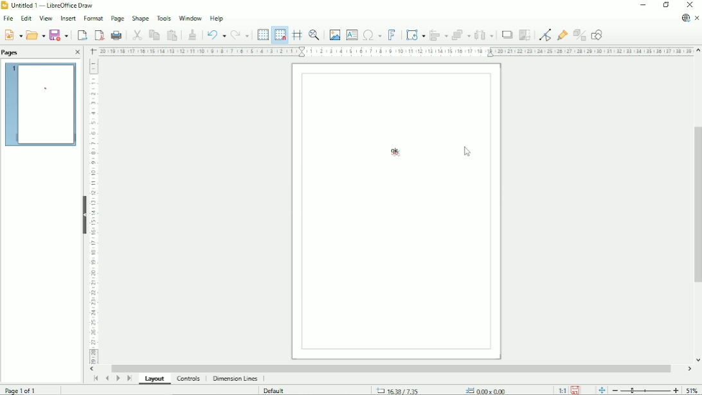 This screenshot has width=702, height=395. What do you see at coordinates (44, 18) in the screenshot?
I see `View` at bounding box center [44, 18].